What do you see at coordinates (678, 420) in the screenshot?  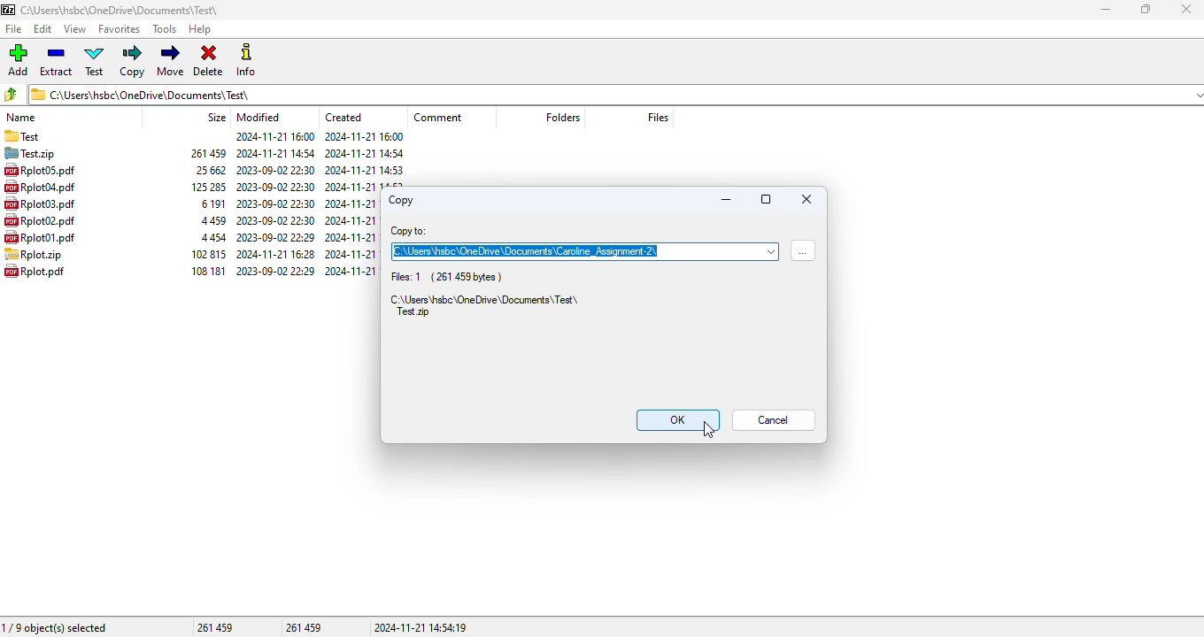 I see `OK` at bounding box center [678, 420].